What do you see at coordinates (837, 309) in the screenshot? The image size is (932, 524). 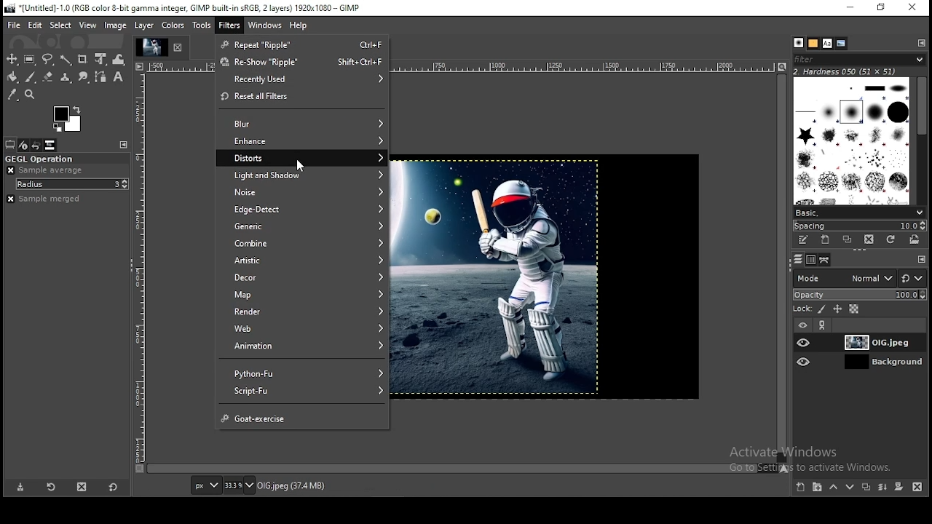 I see `lock position and size` at bounding box center [837, 309].